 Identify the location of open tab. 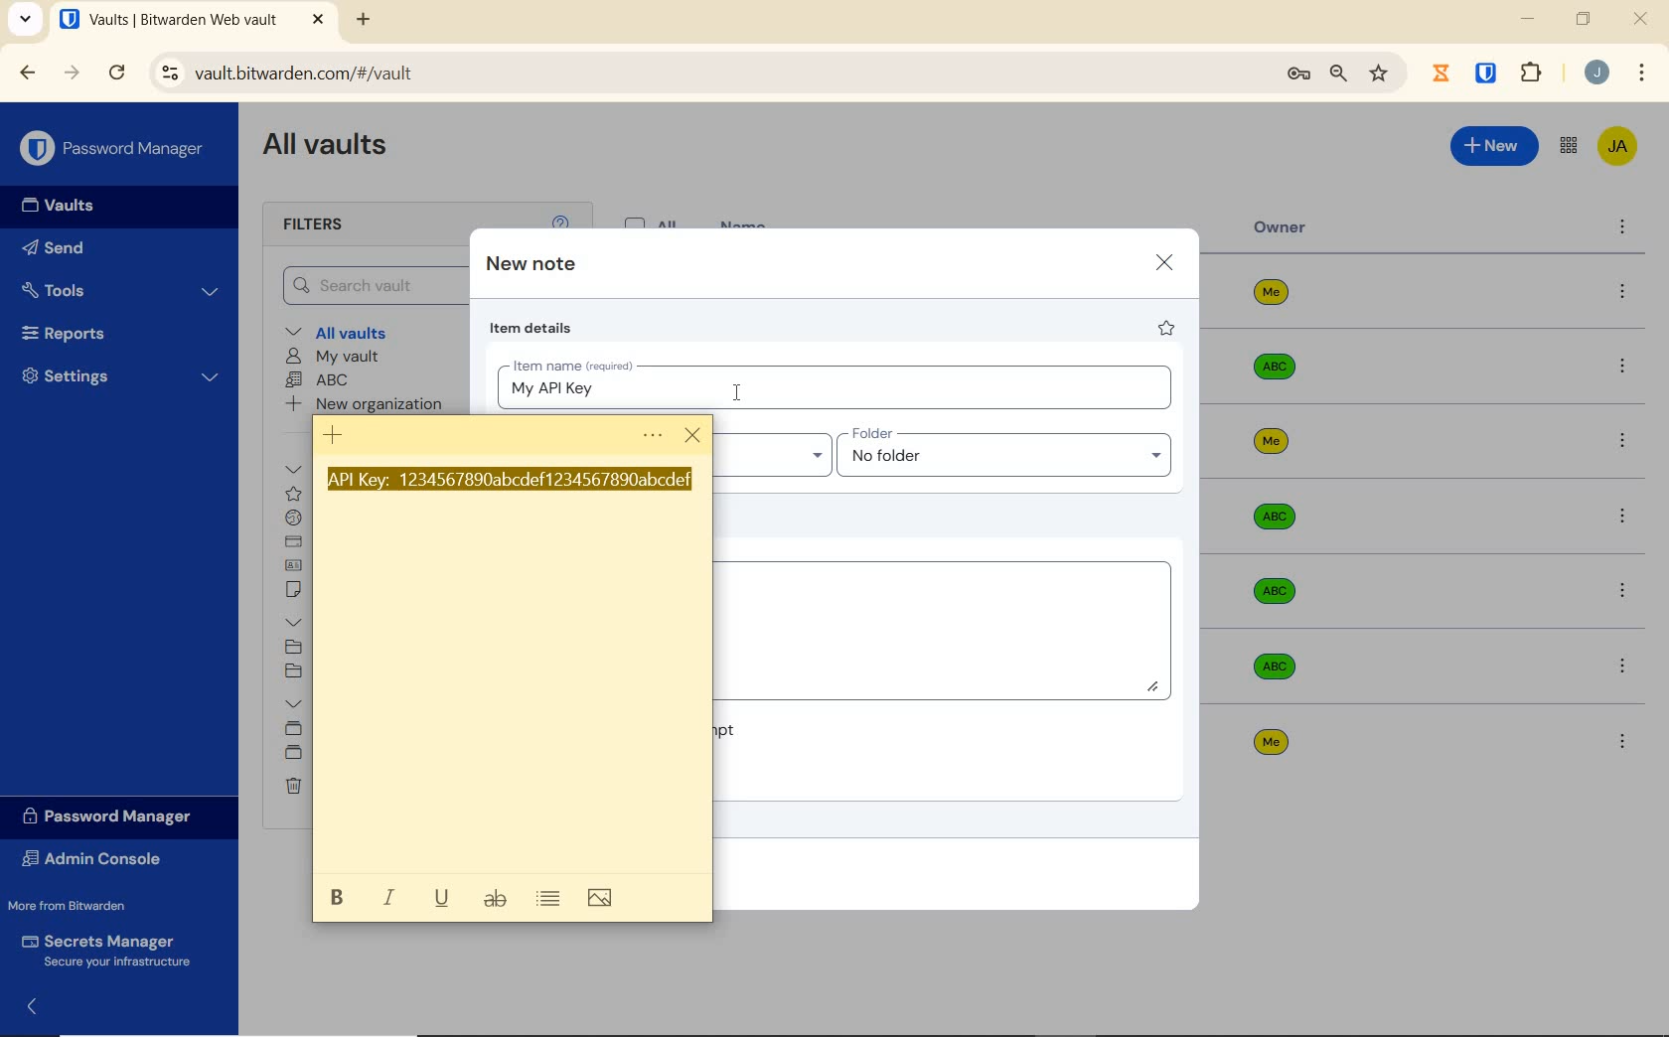
(168, 20).